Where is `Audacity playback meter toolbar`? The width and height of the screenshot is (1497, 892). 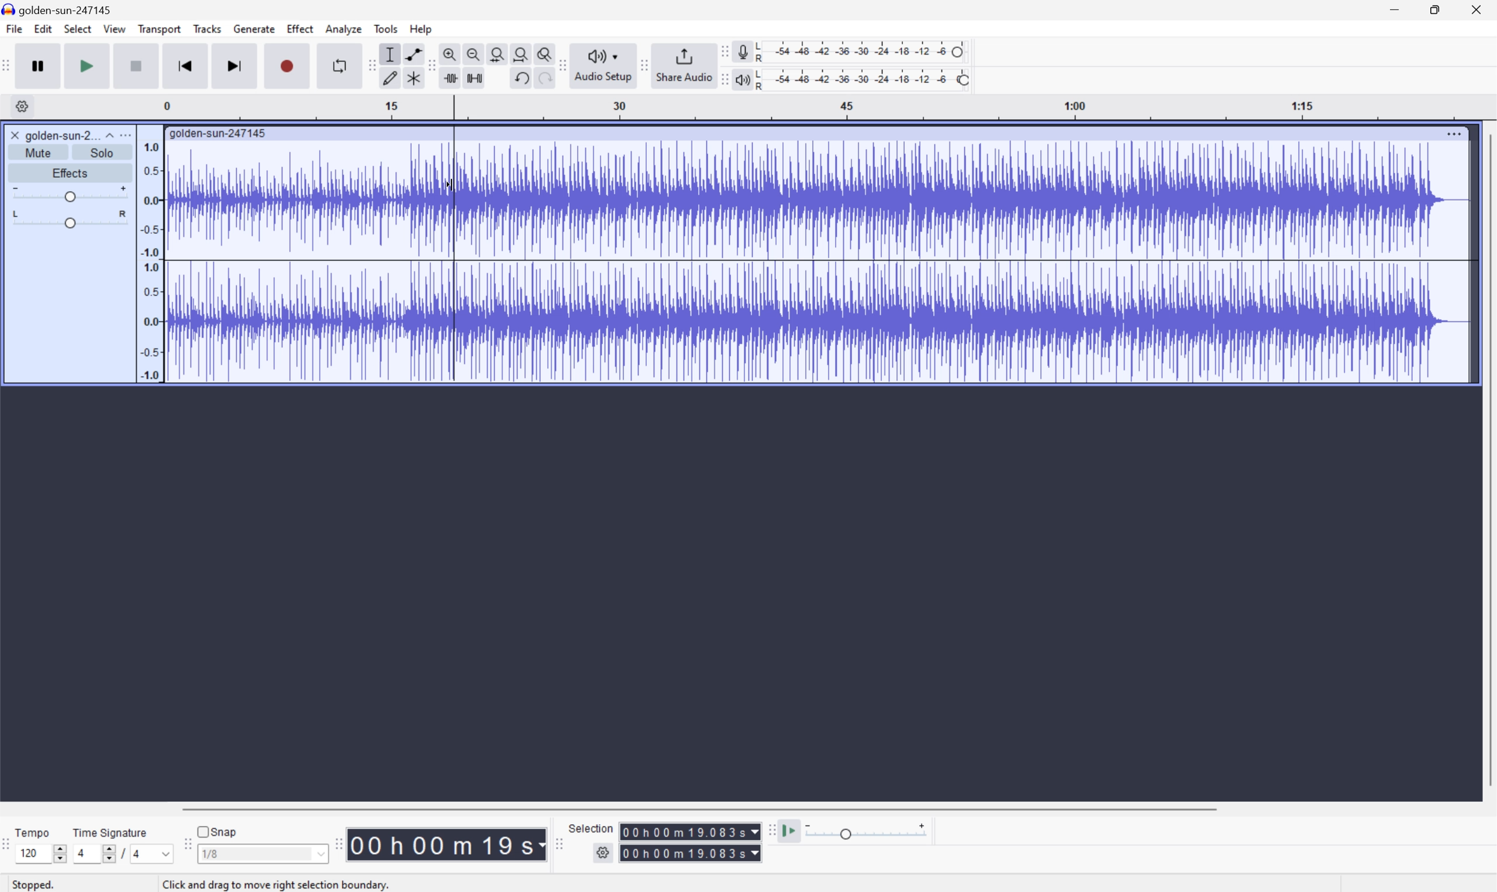
Audacity playback meter toolbar is located at coordinates (720, 81).